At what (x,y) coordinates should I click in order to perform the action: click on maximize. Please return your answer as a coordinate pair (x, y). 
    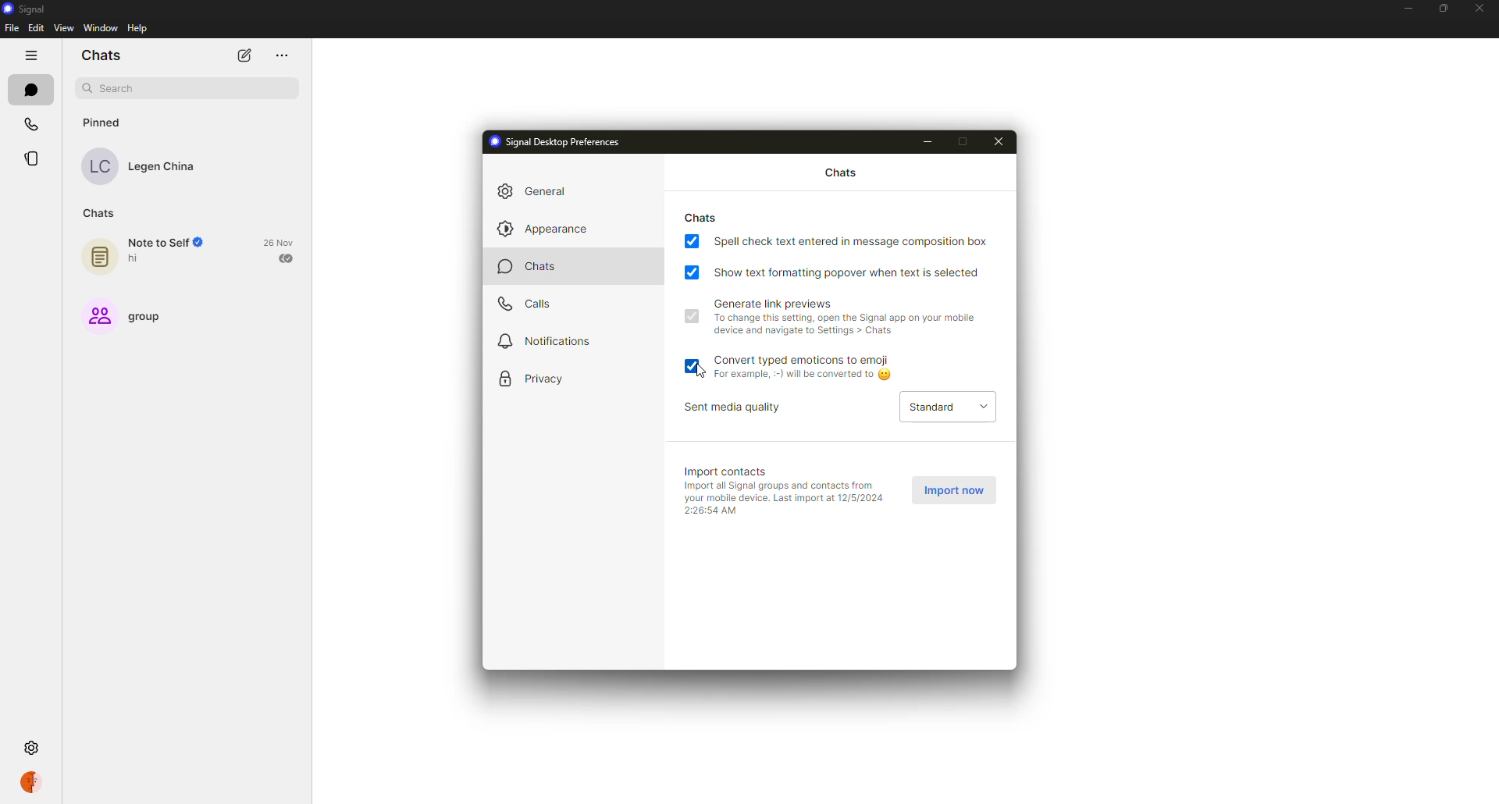
    Looking at the image, I should click on (967, 141).